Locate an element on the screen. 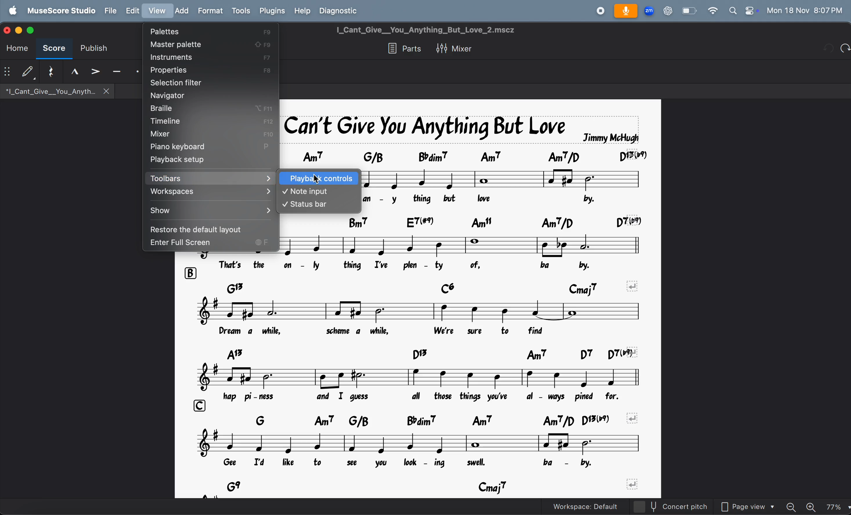 Image resolution: width=851 pixels, height=515 pixels. apple widgets is located at coordinates (743, 11).